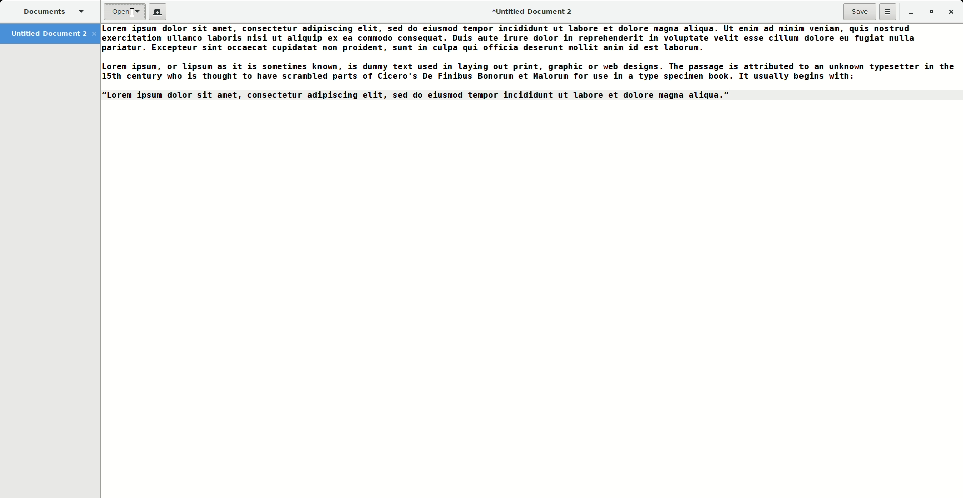 The height and width of the screenshot is (498, 963). I want to click on Untitled Document 2, so click(537, 13).